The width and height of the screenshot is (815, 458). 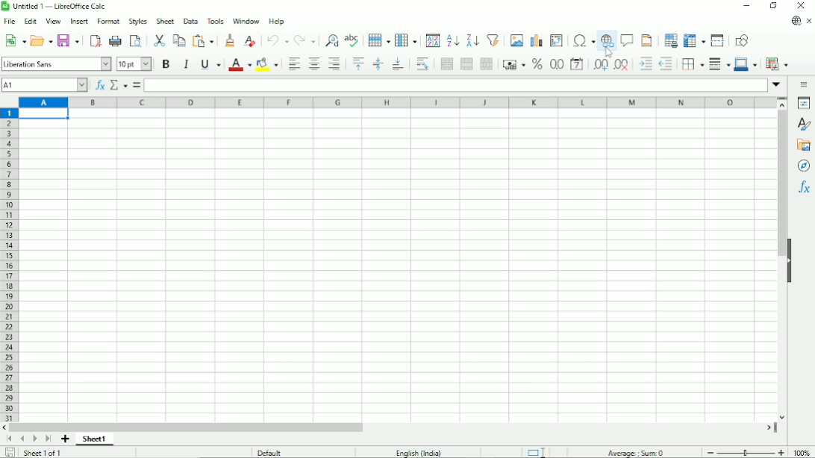 I want to click on Export directly as PDF, so click(x=94, y=40).